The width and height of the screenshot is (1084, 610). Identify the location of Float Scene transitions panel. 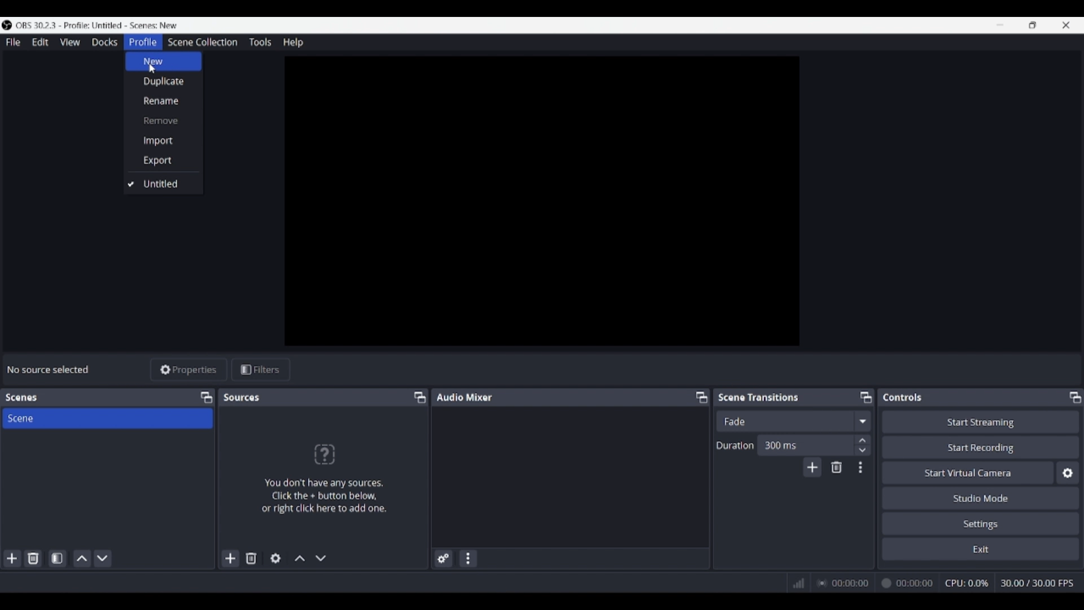
(866, 397).